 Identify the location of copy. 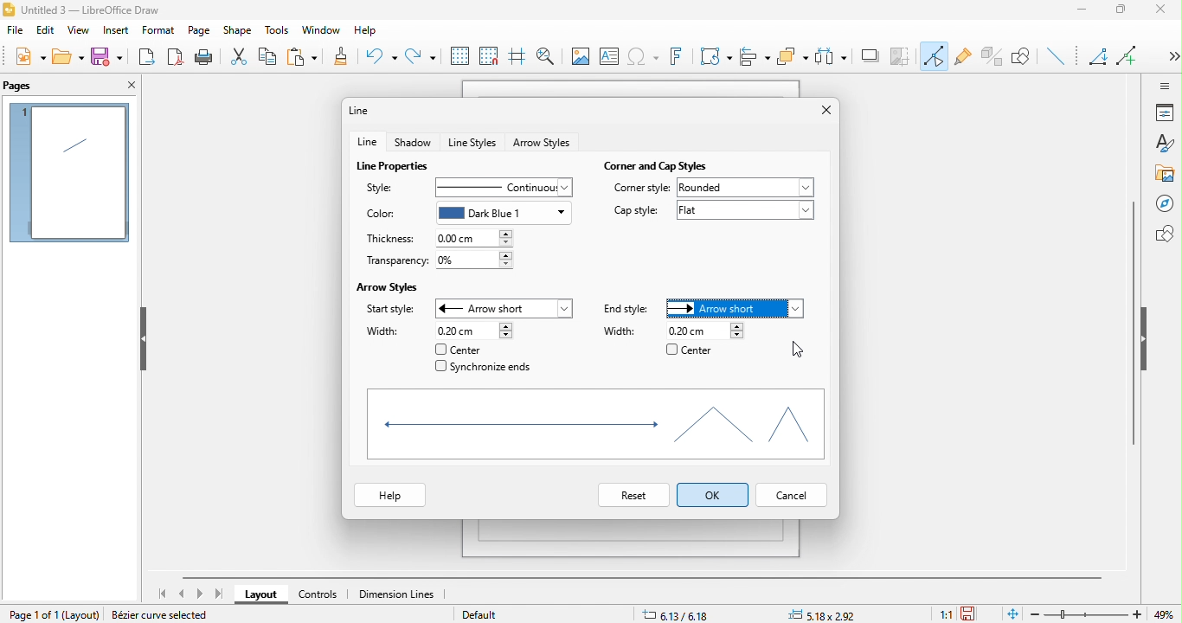
(272, 55).